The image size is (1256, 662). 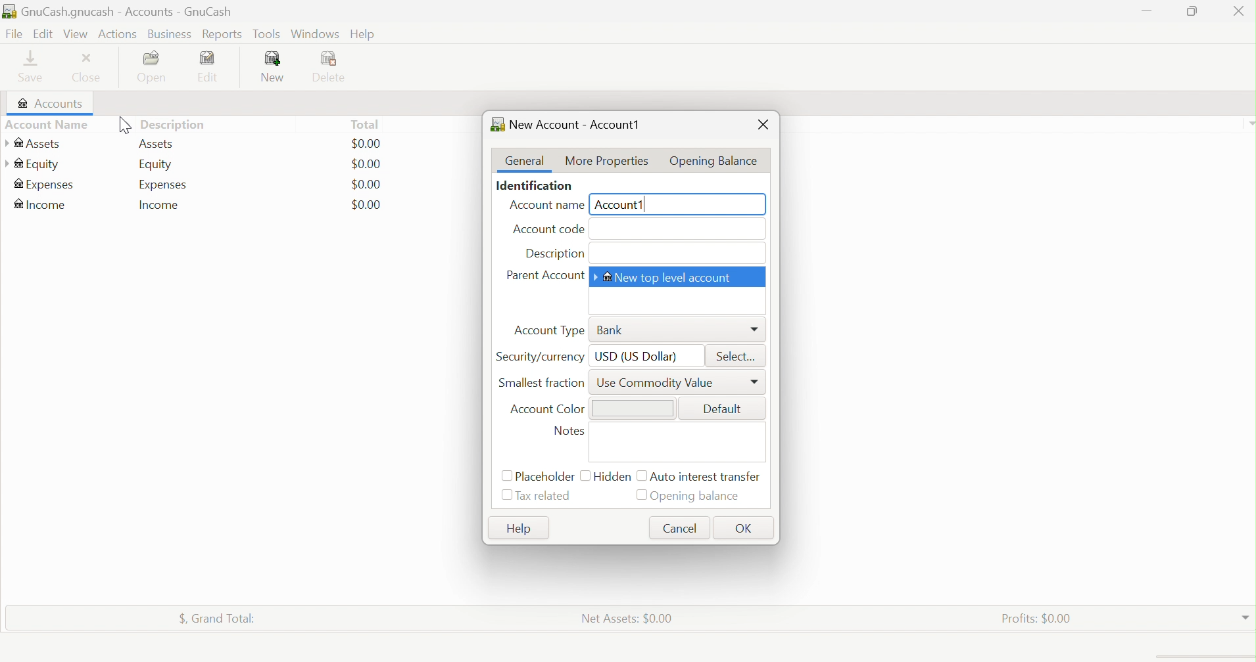 I want to click on Smallest fraction, so click(x=544, y=382).